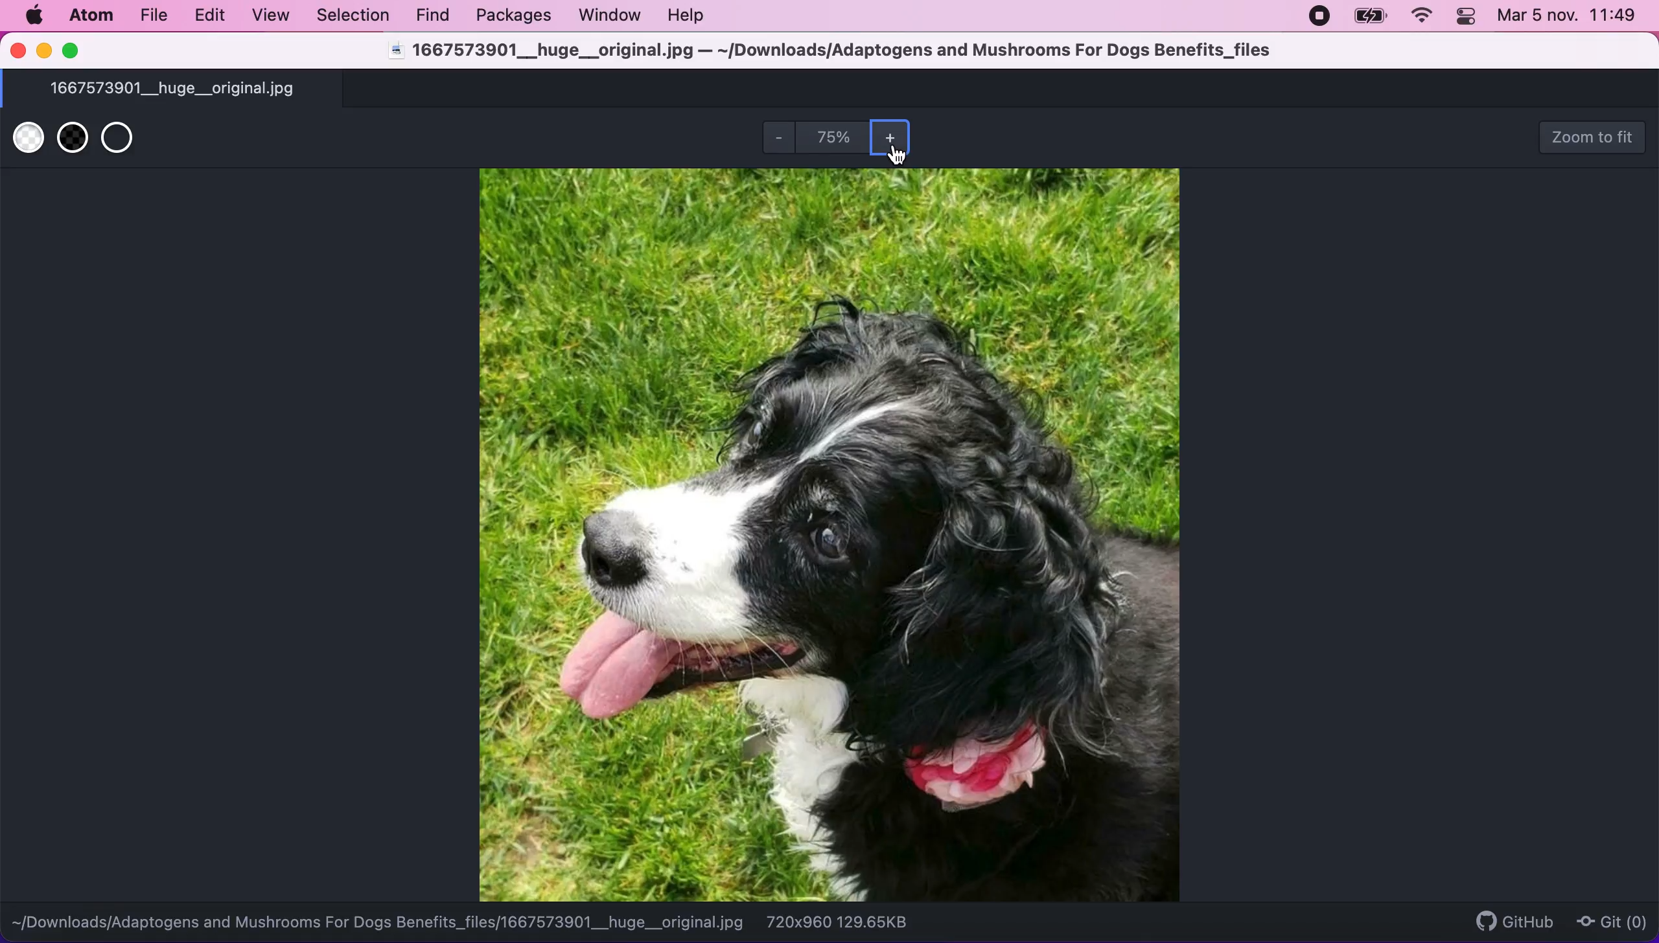  I want to click on cursor on zoom in, so click(900, 155).